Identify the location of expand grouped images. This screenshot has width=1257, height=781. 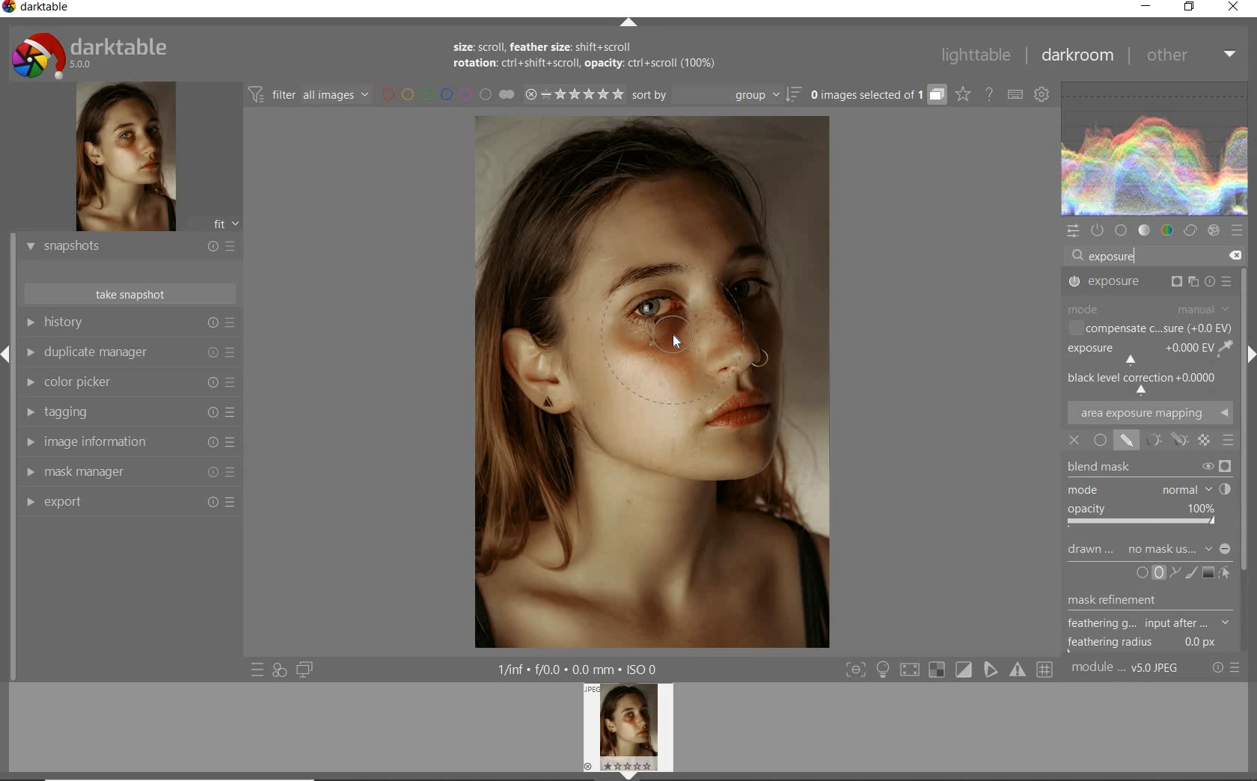
(876, 95).